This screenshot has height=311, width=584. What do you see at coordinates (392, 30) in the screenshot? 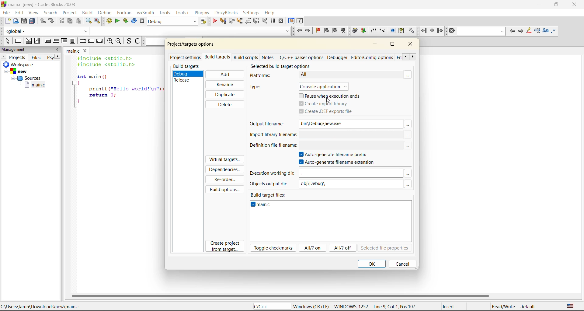
I see `View generated HTML documentation` at bounding box center [392, 30].